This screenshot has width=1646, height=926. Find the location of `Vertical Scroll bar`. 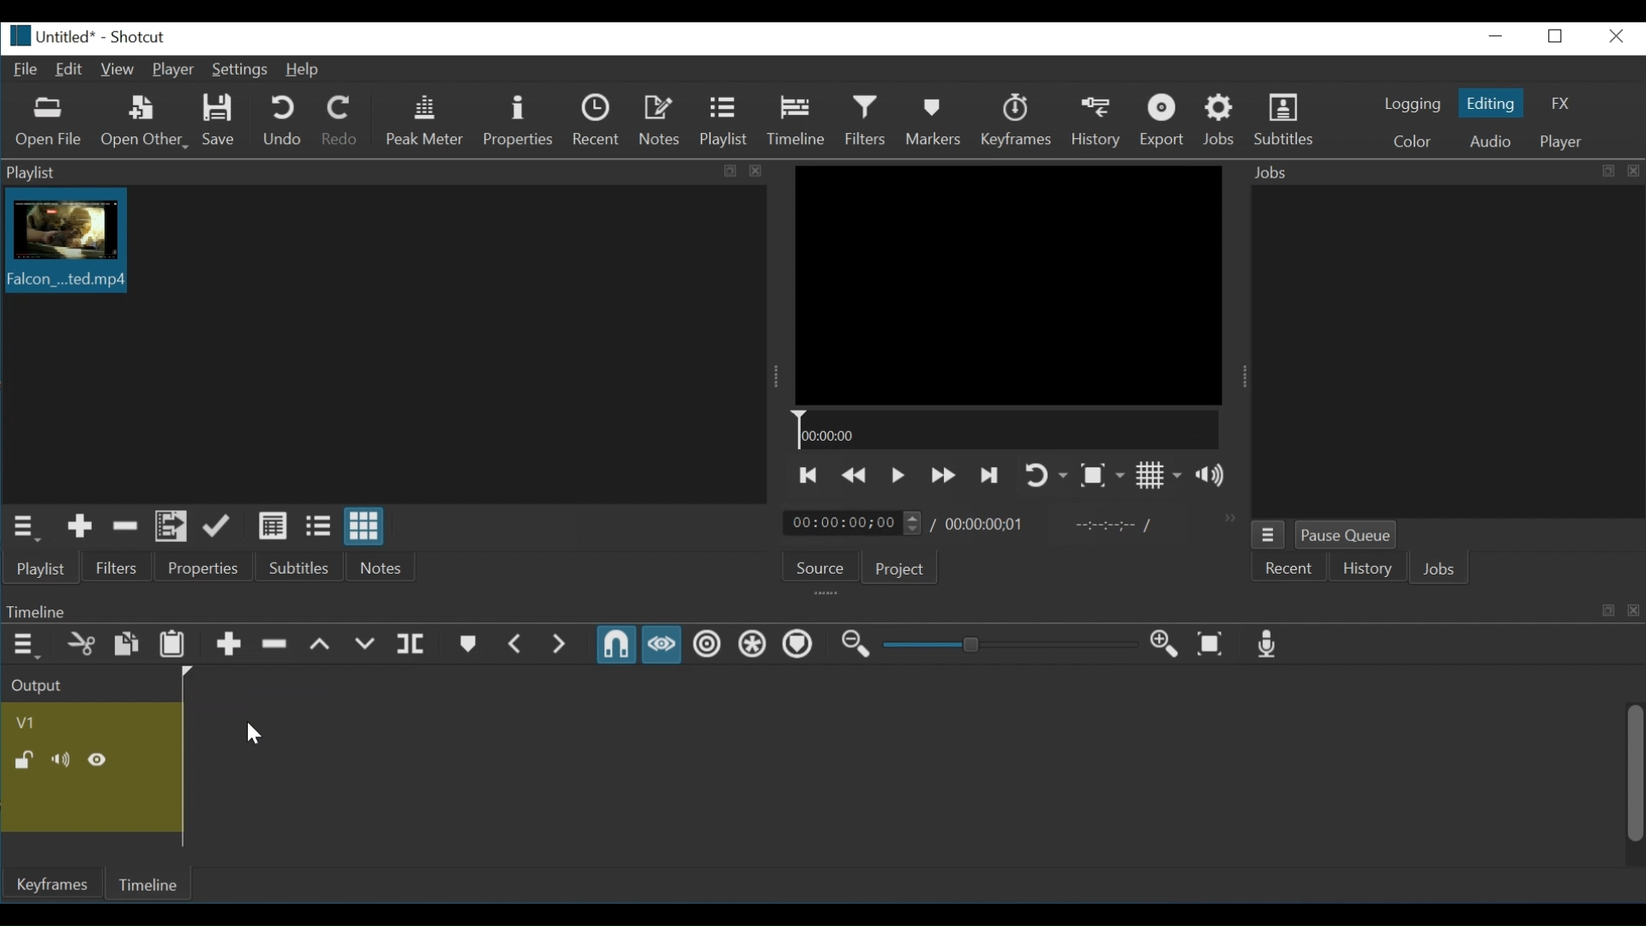

Vertical Scroll bar is located at coordinates (1636, 775).